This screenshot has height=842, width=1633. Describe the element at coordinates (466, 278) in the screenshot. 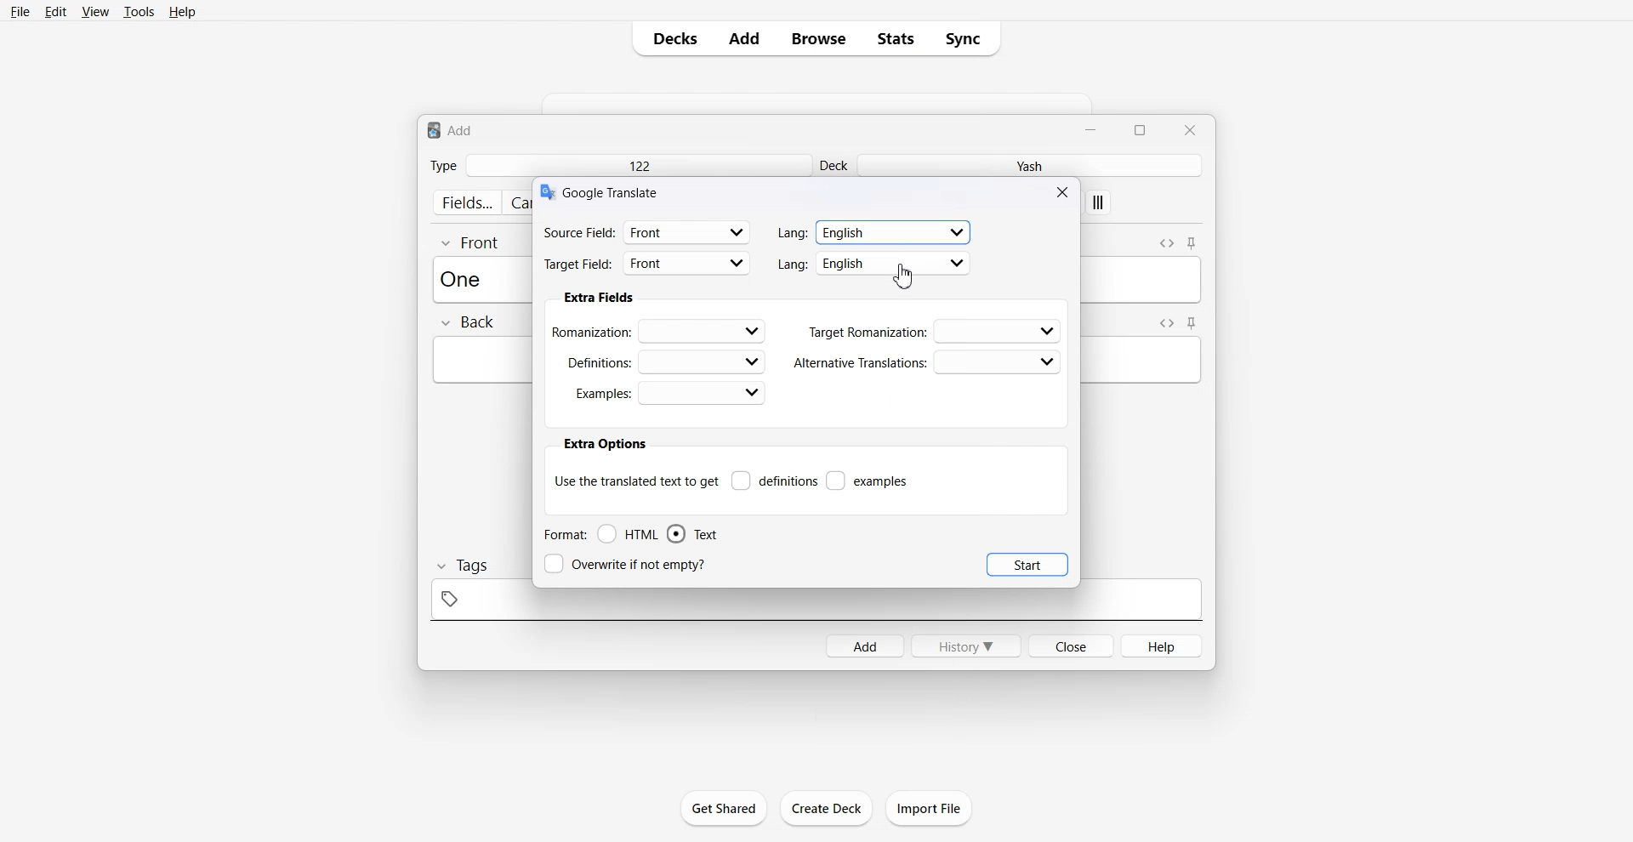

I see `Text` at that location.